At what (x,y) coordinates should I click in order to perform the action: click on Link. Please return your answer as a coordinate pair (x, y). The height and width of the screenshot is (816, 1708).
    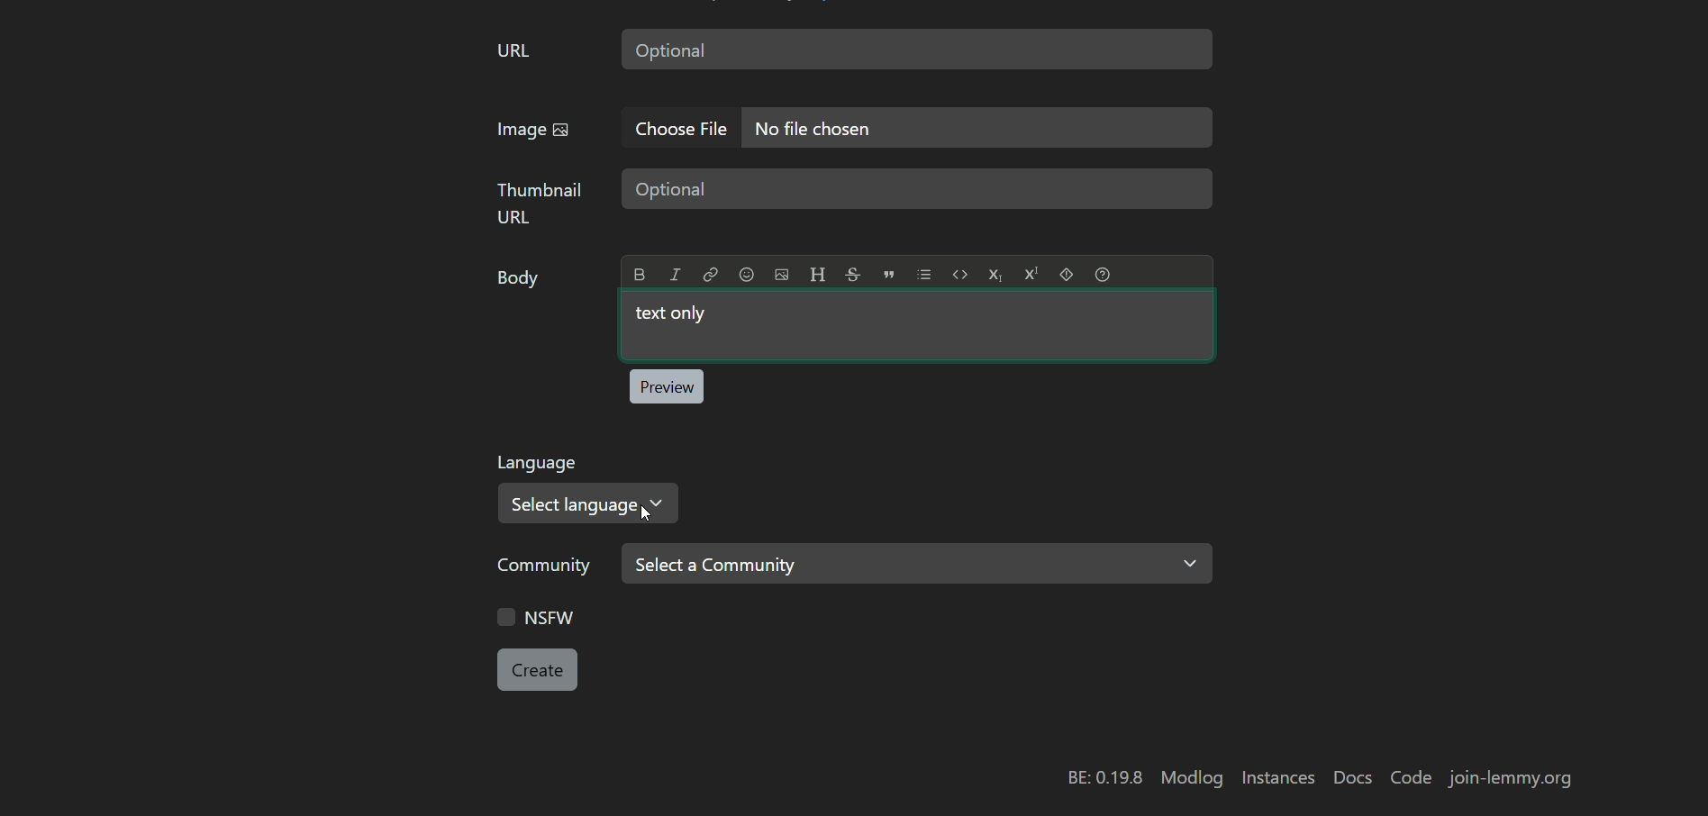
    Looking at the image, I should click on (710, 274).